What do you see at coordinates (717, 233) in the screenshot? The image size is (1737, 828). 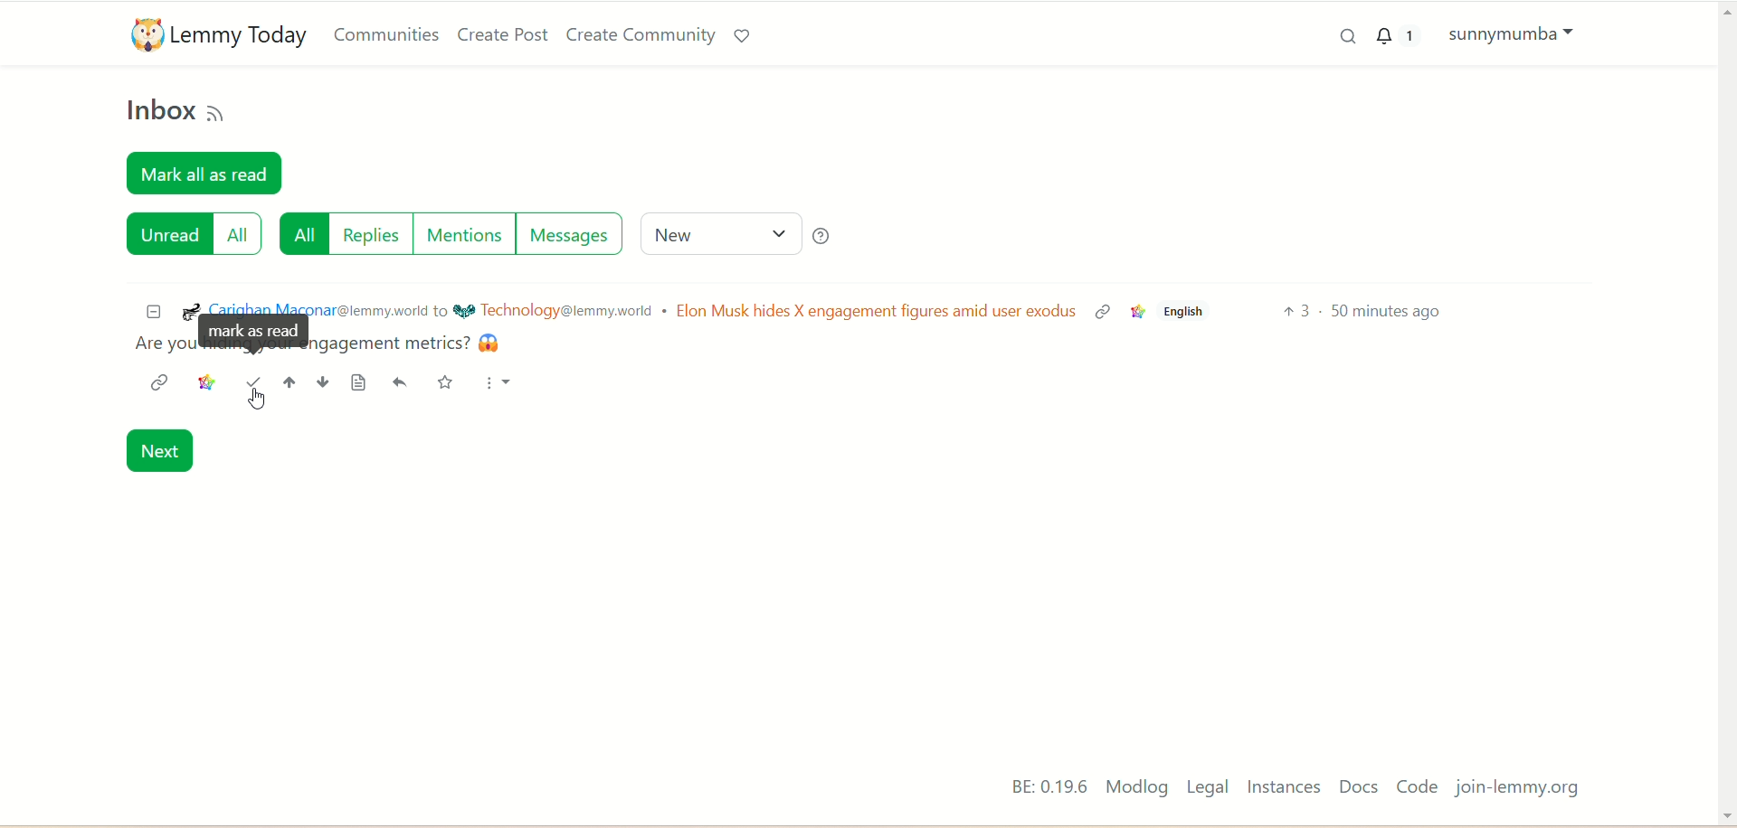 I see `new` at bounding box center [717, 233].